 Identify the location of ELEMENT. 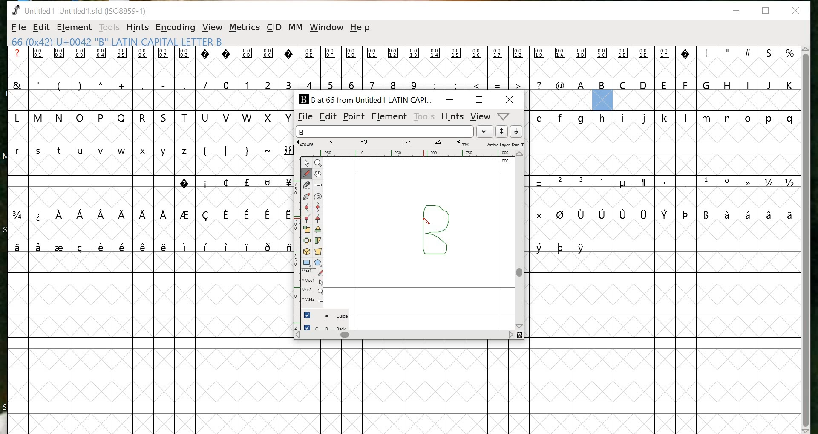
(74, 28).